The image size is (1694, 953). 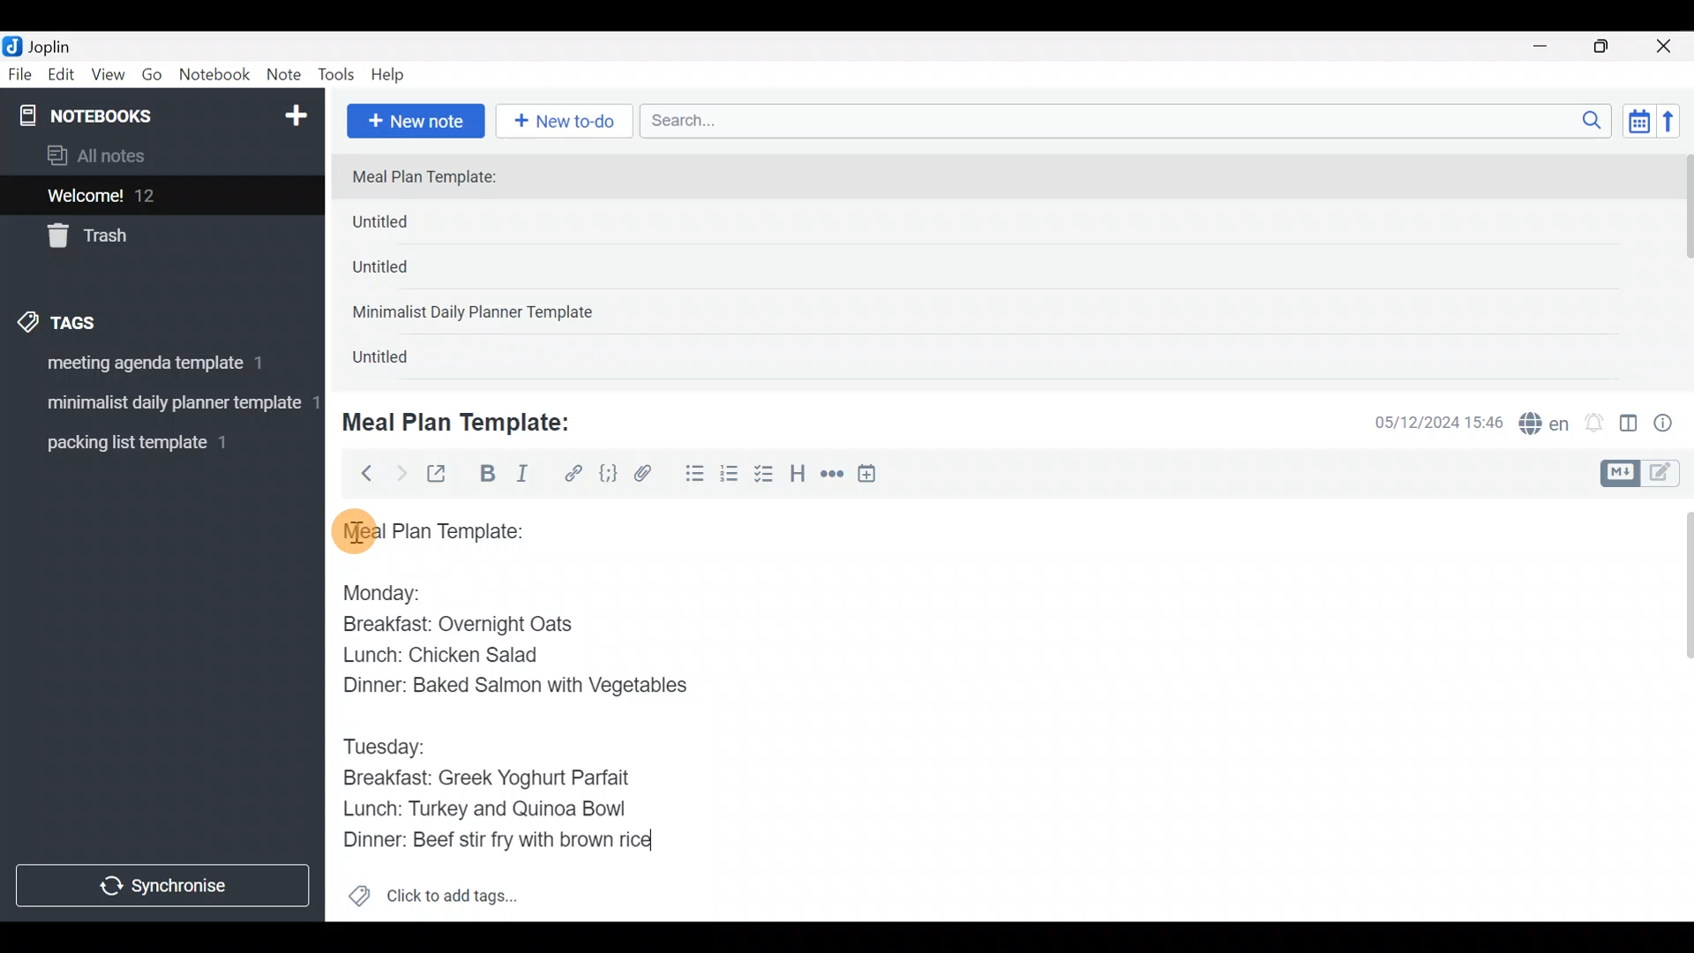 What do you see at coordinates (832, 476) in the screenshot?
I see `Horizontal rule` at bounding box center [832, 476].